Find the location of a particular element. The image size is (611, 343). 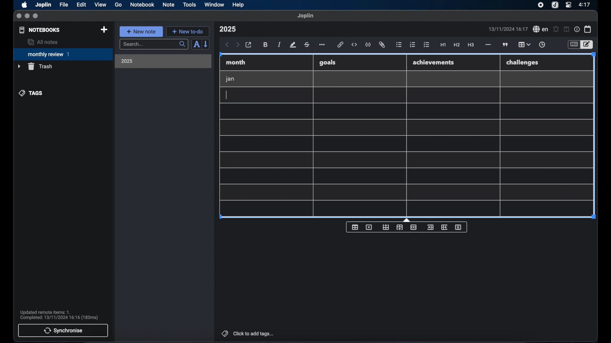

click to add tags is located at coordinates (248, 333).